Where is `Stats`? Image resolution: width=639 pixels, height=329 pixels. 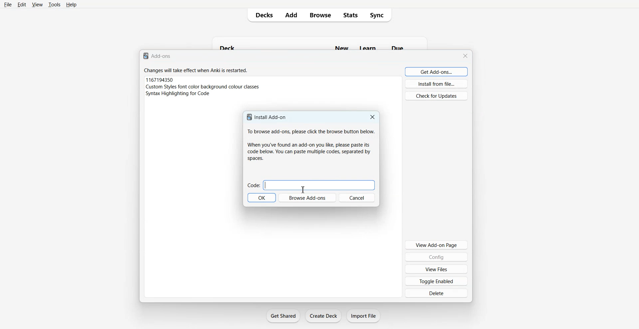
Stats is located at coordinates (350, 15).